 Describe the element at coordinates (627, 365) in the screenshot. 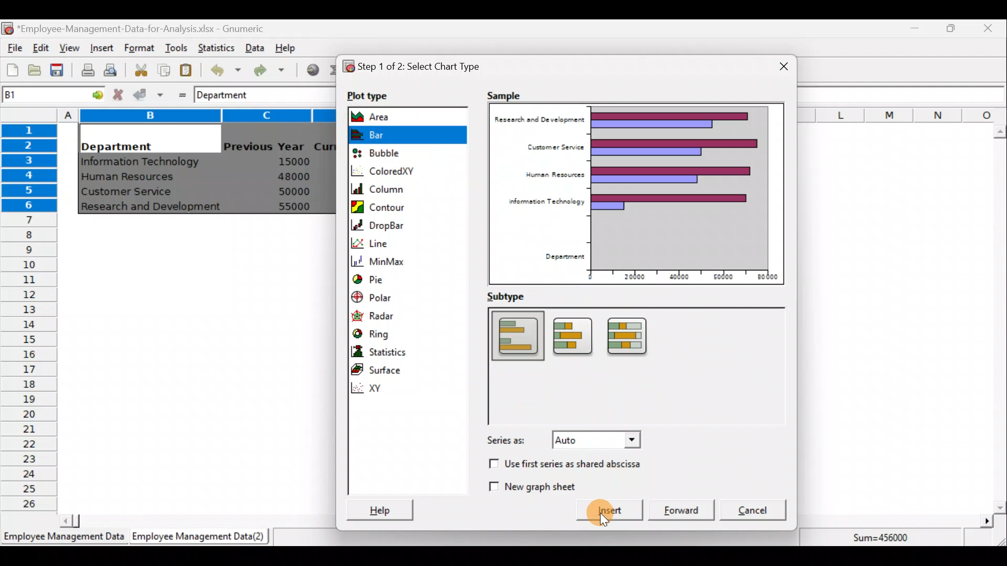

I see `Sub type Preview` at that location.